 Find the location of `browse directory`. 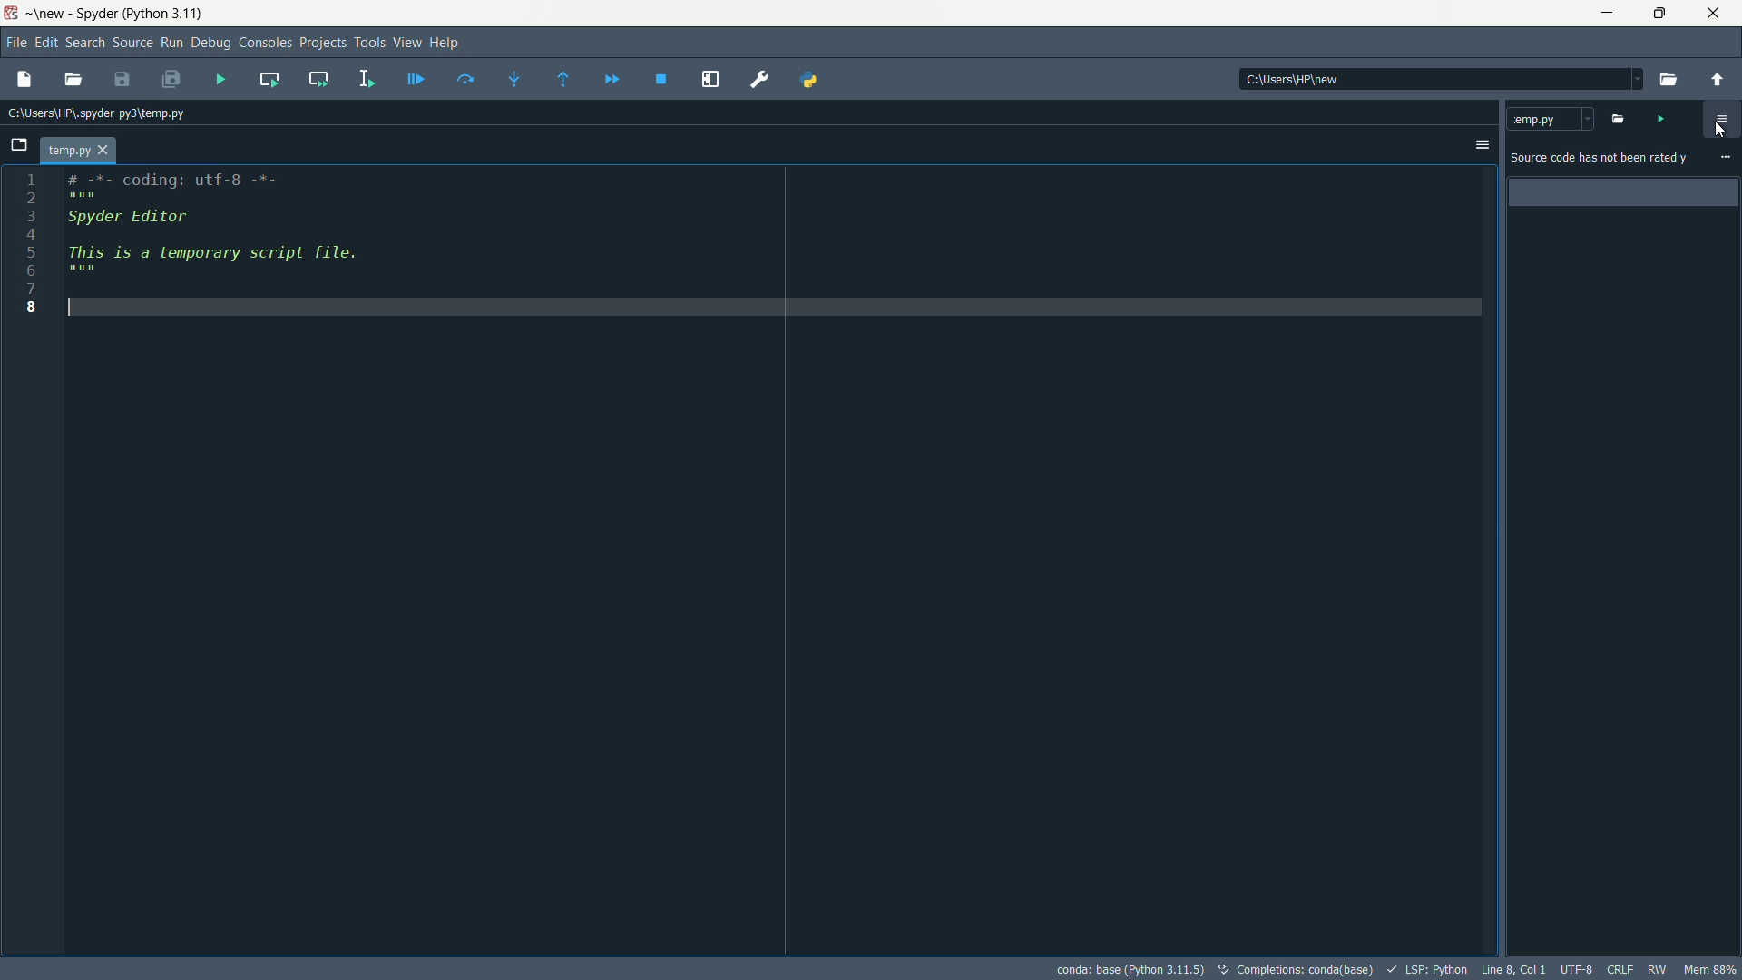

browse directory is located at coordinates (1669, 77).